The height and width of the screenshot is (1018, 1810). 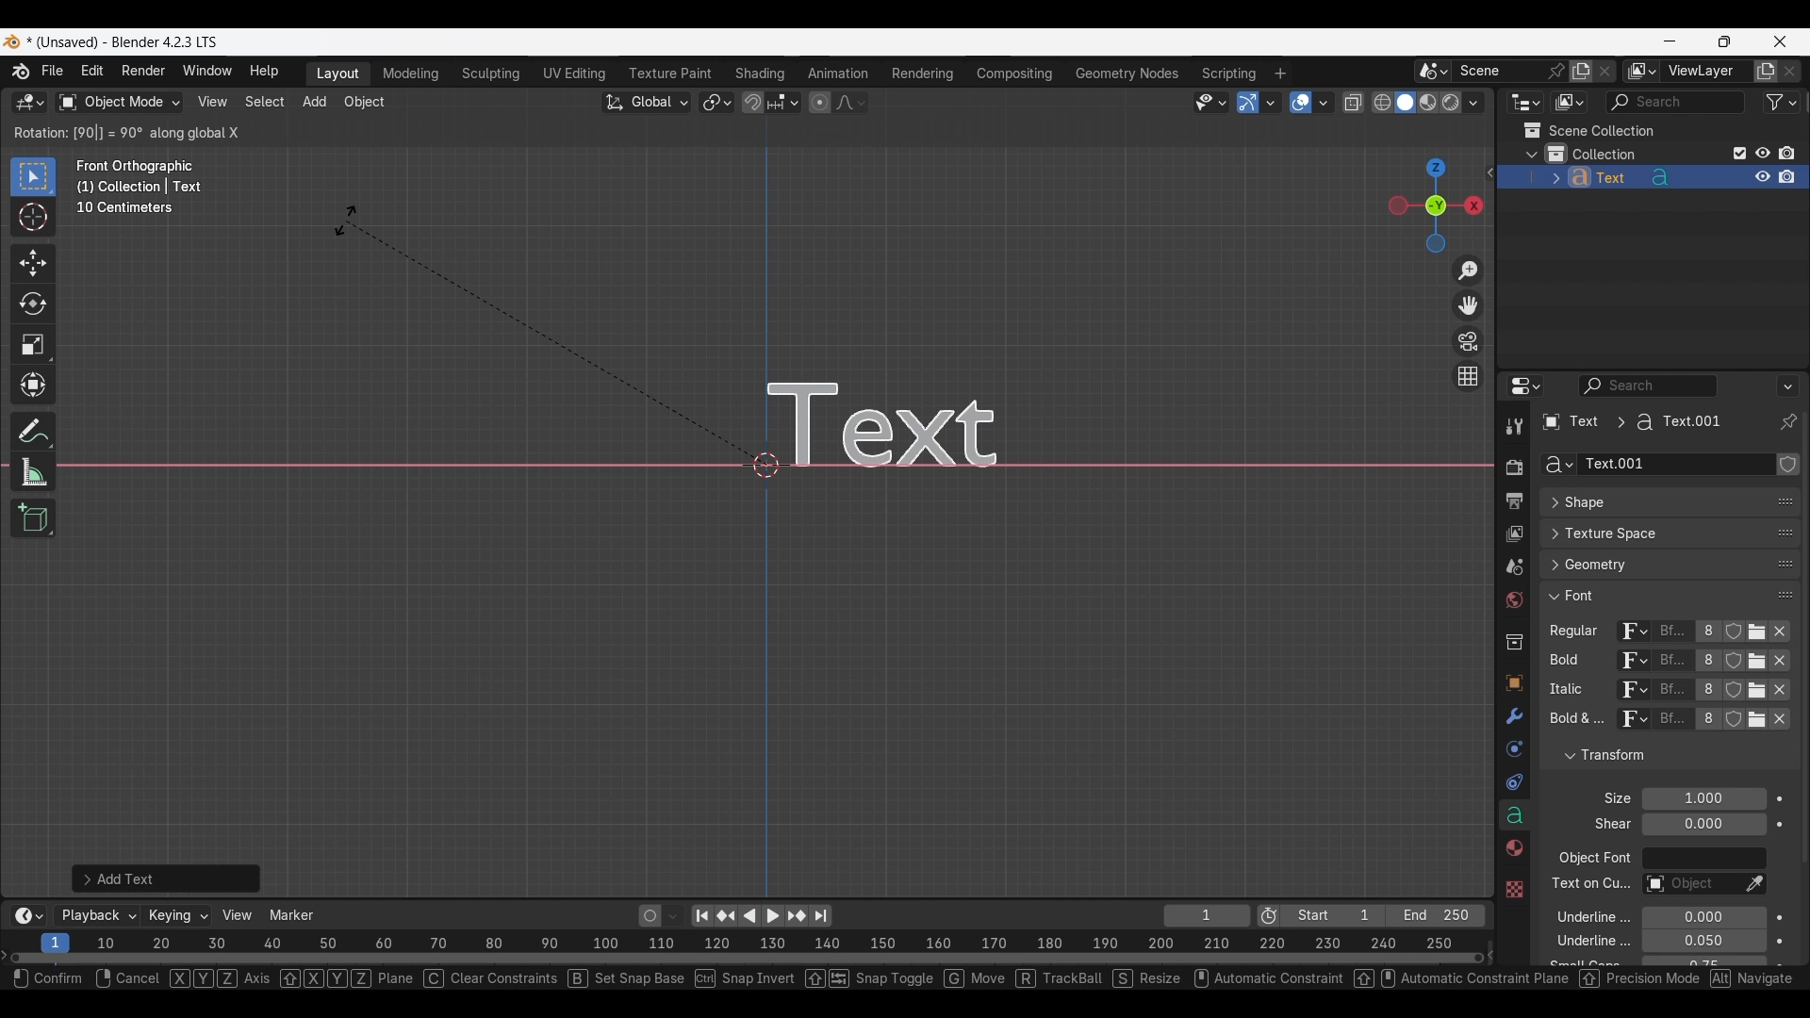 What do you see at coordinates (673, 916) in the screenshot?
I see `Auto keyframing` at bounding box center [673, 916].